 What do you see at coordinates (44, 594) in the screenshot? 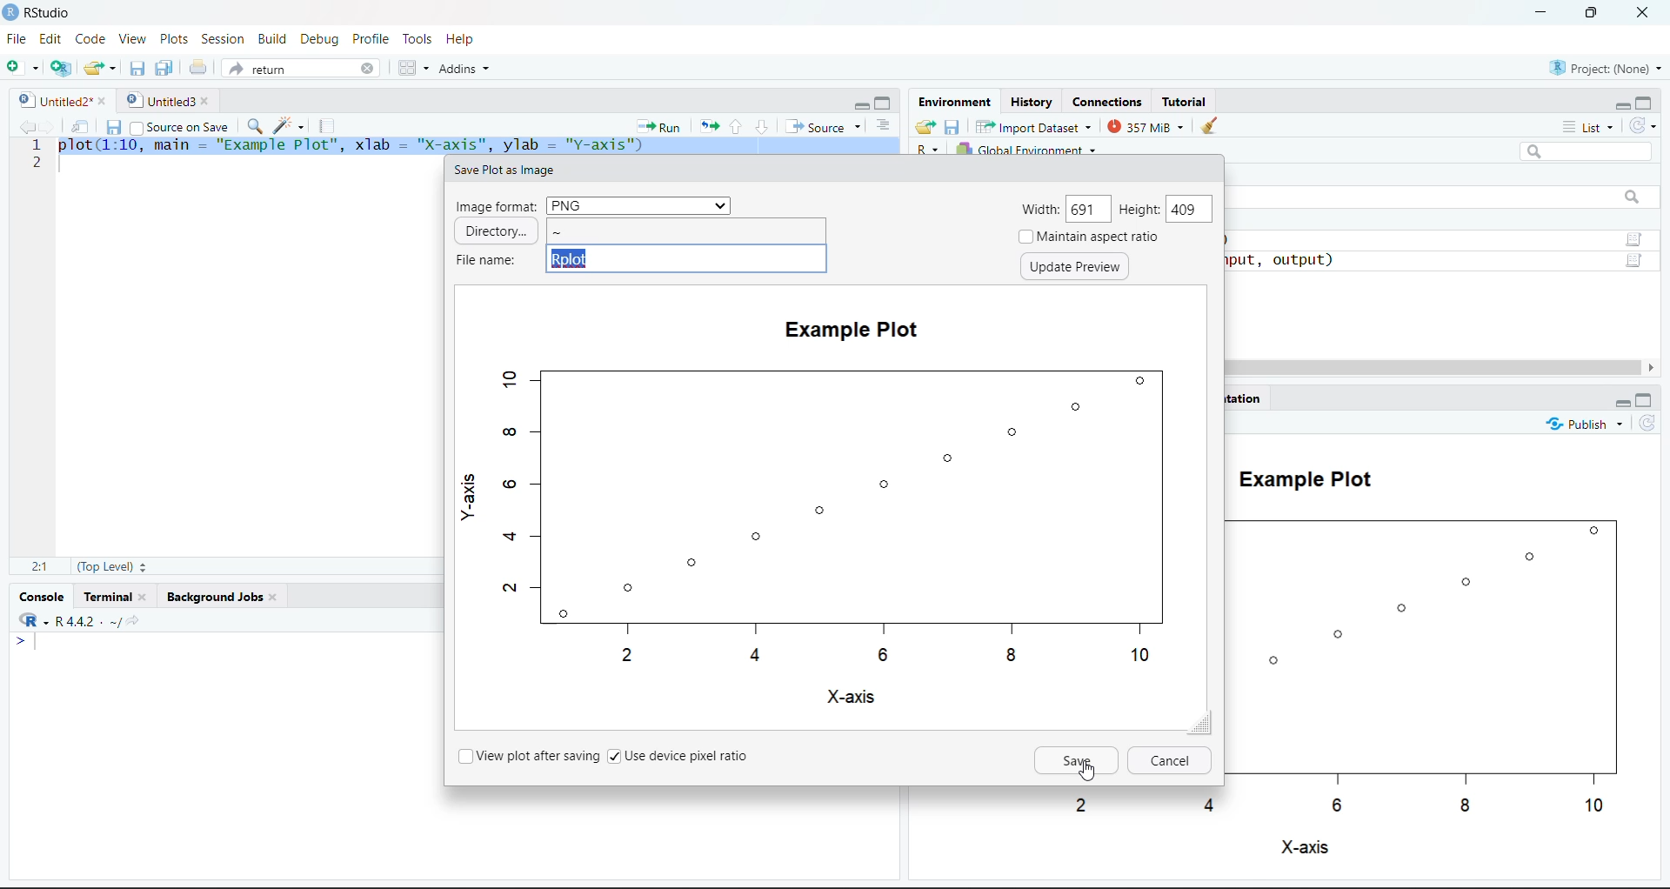
I see `Console` at bounding box center [44, 594].